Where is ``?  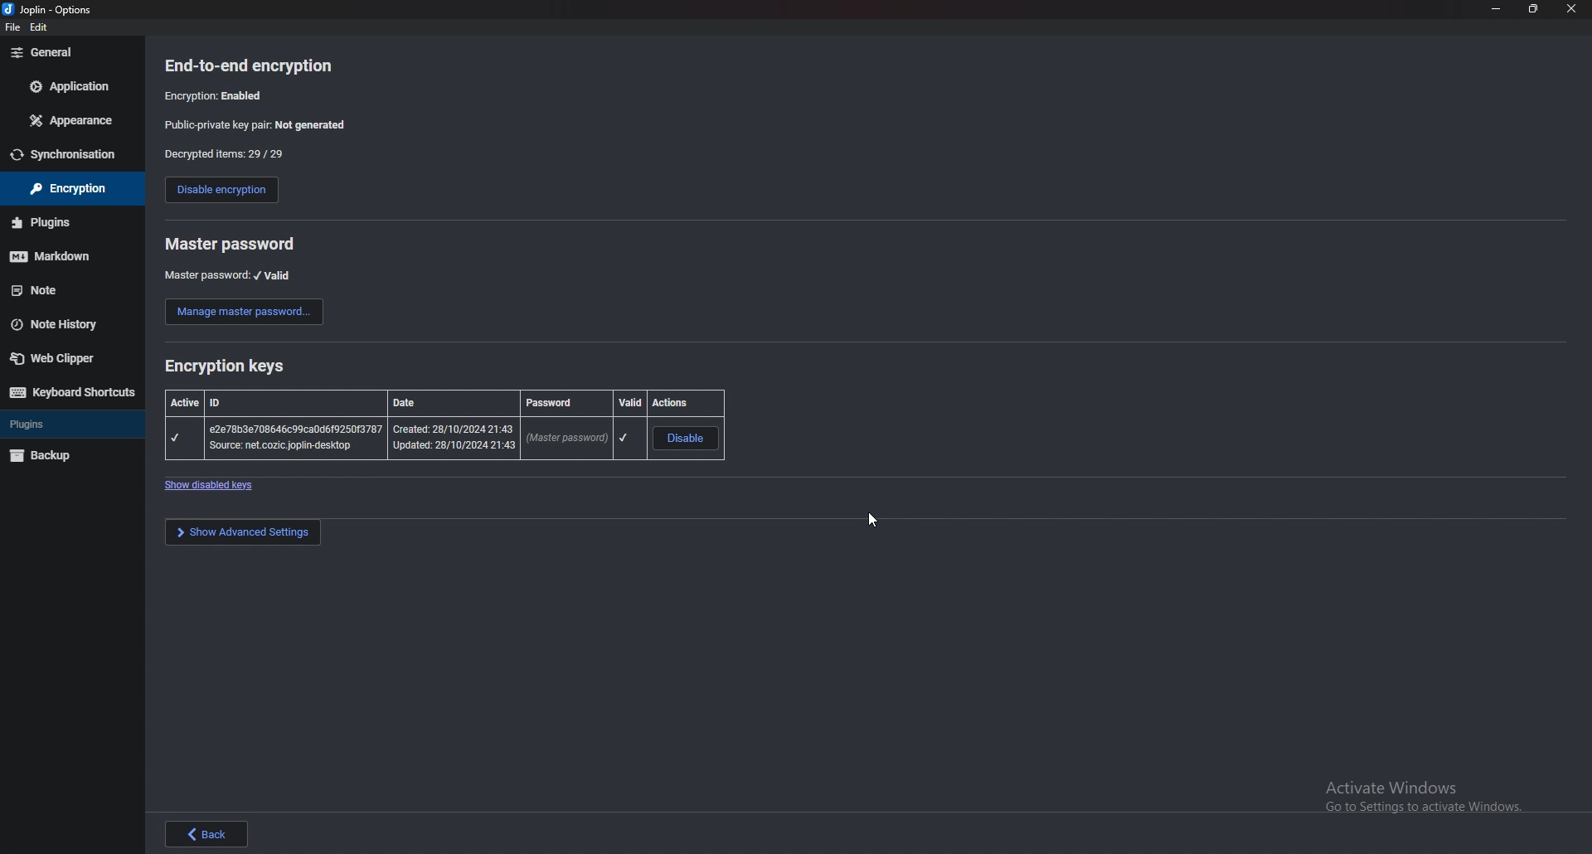
 is located at coordinates (41, 54).